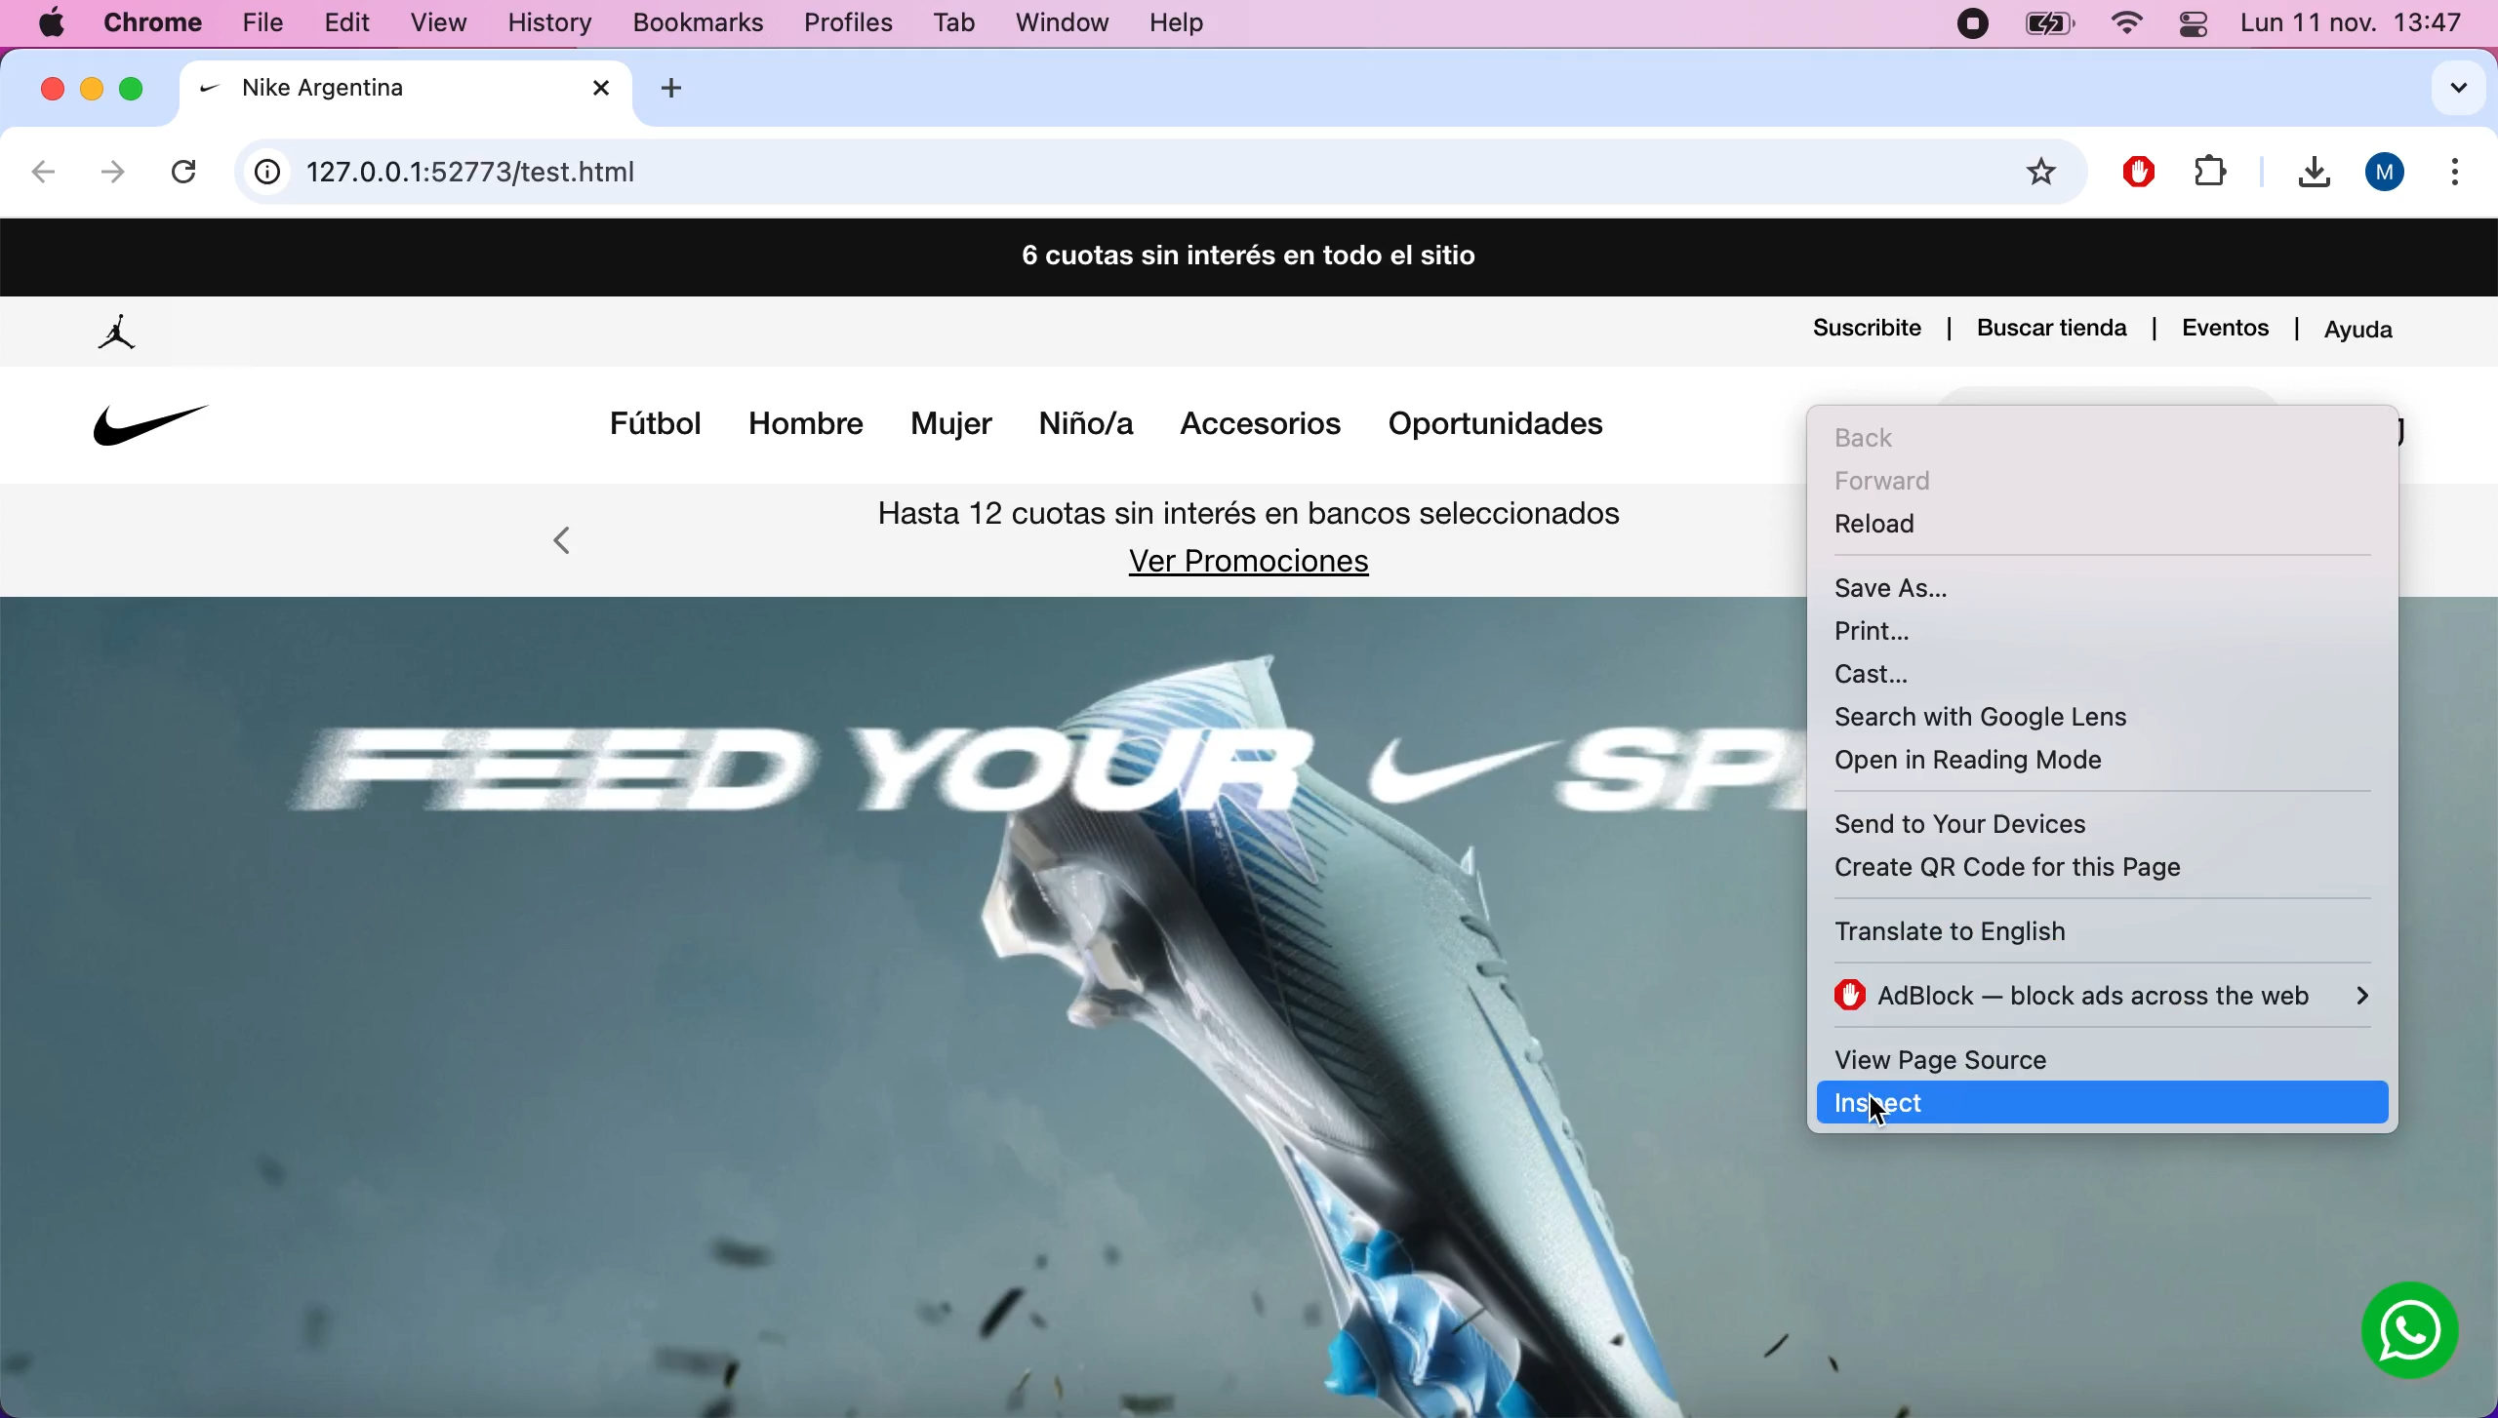 Image resolution: width=2498 pixels, height=1418 pixels. What do you see at coordinates (451, 26) in the screenshot?
I see `view` at bounding box center [451, 26].